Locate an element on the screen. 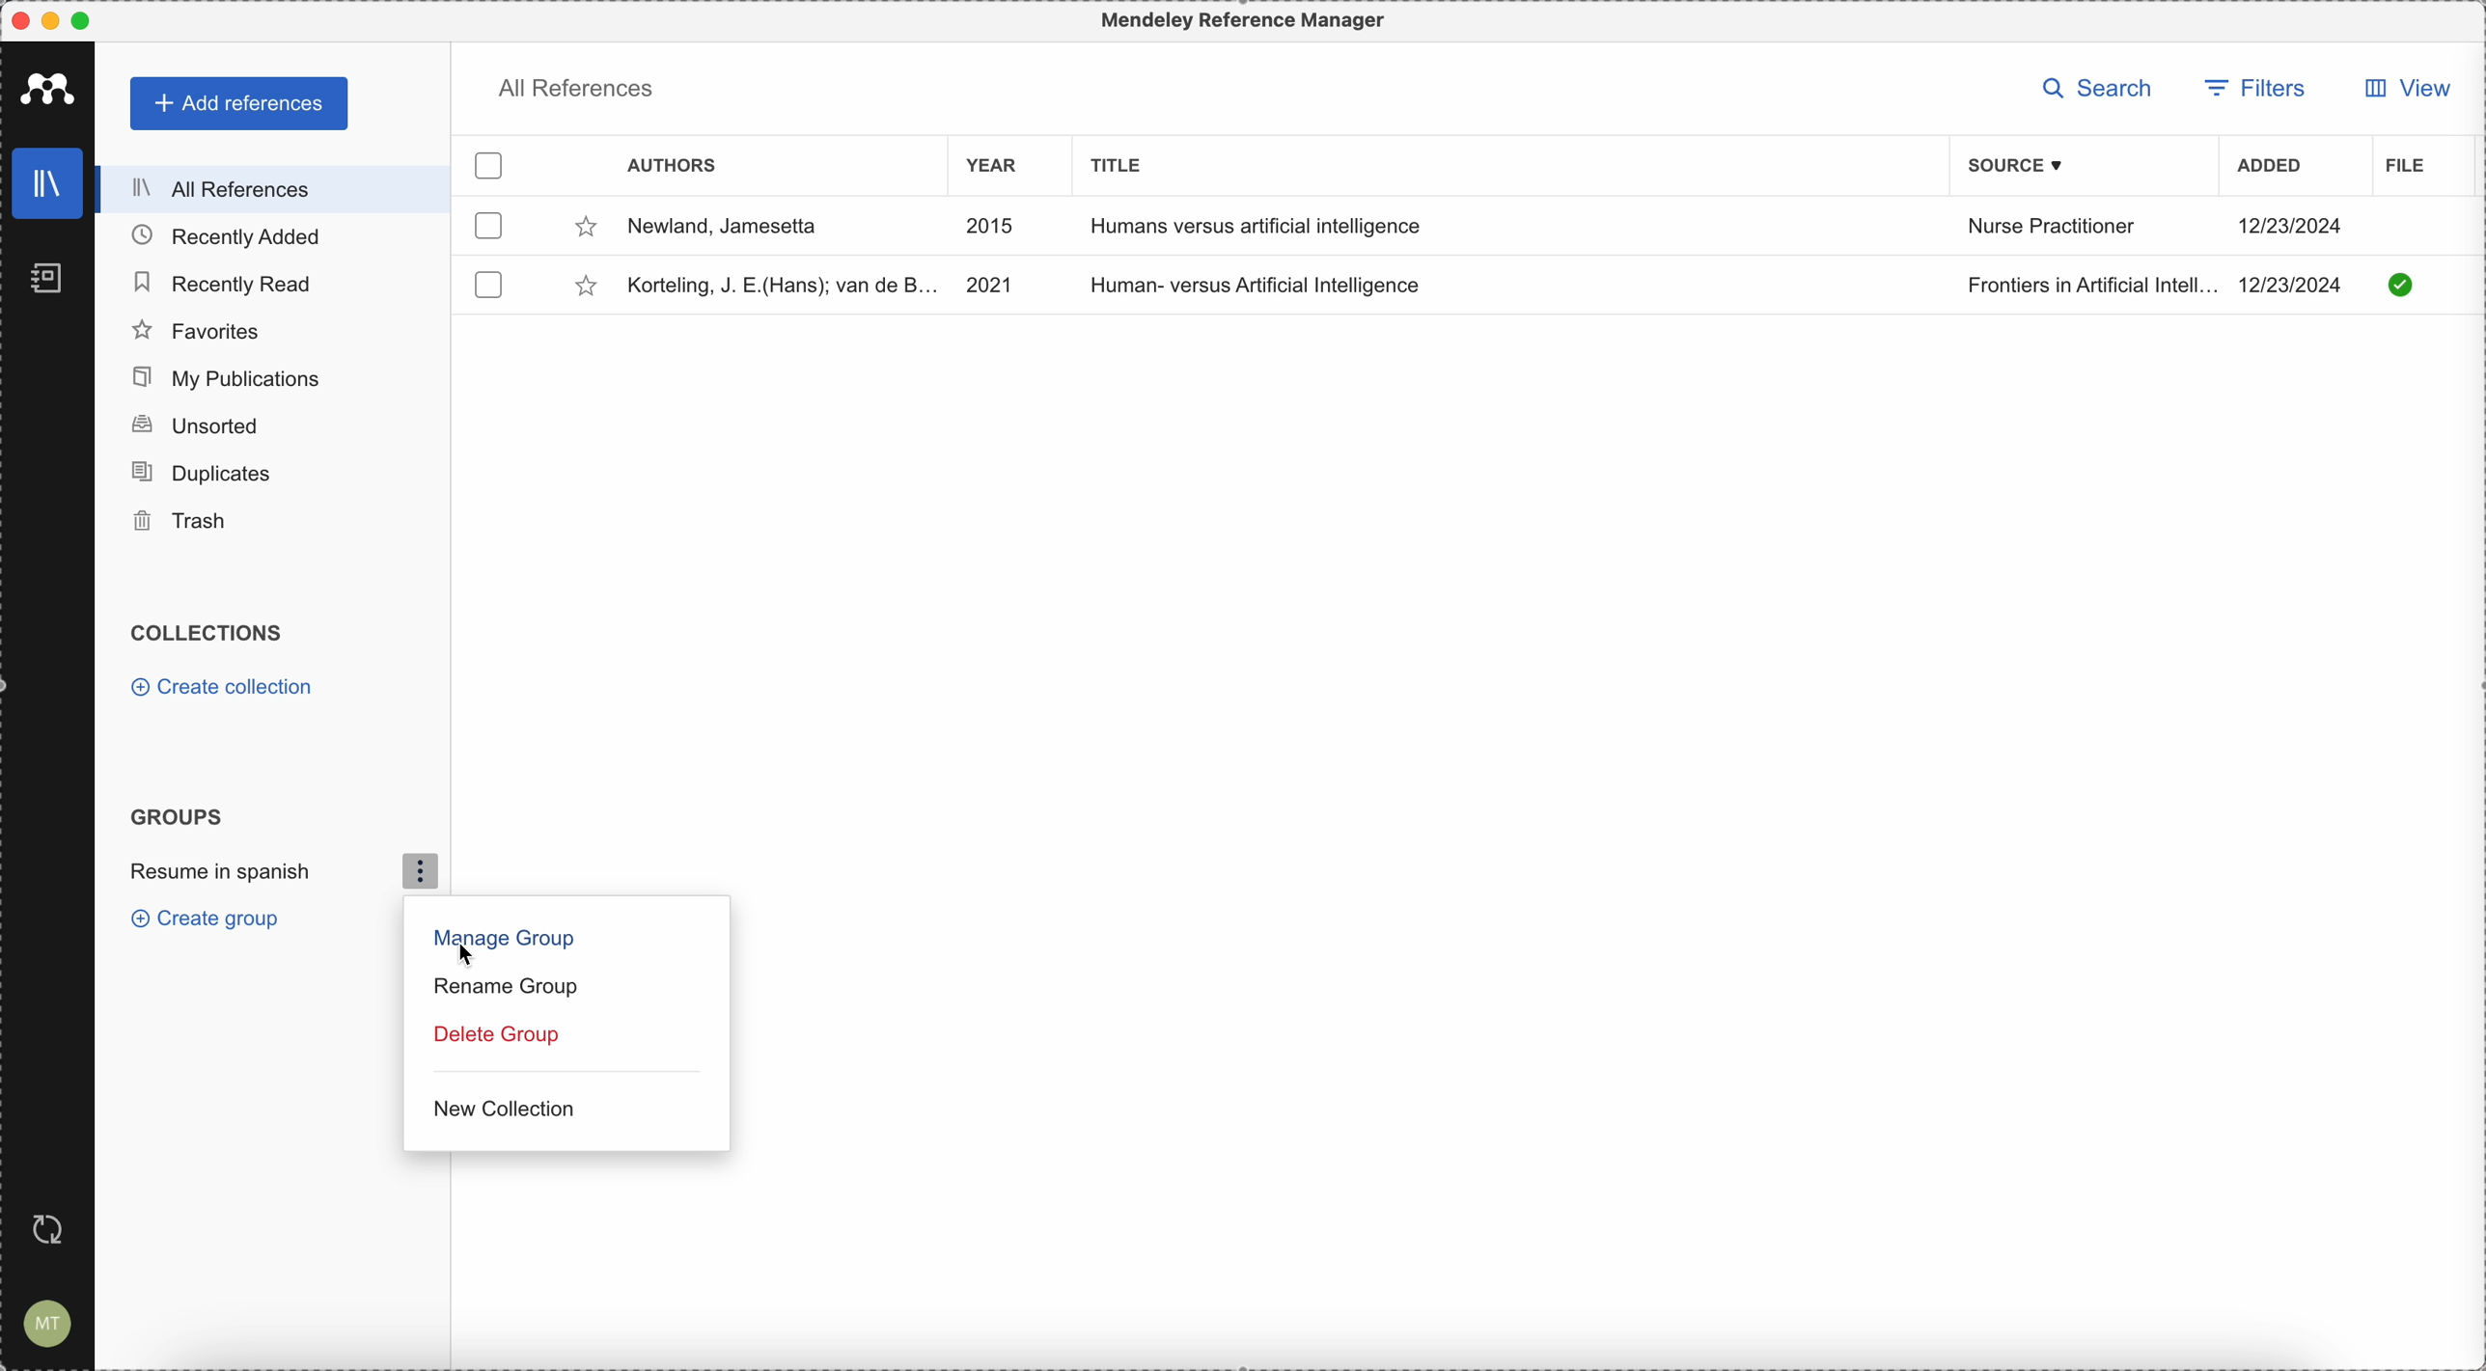  favorite is located at coordinates (586, 286).